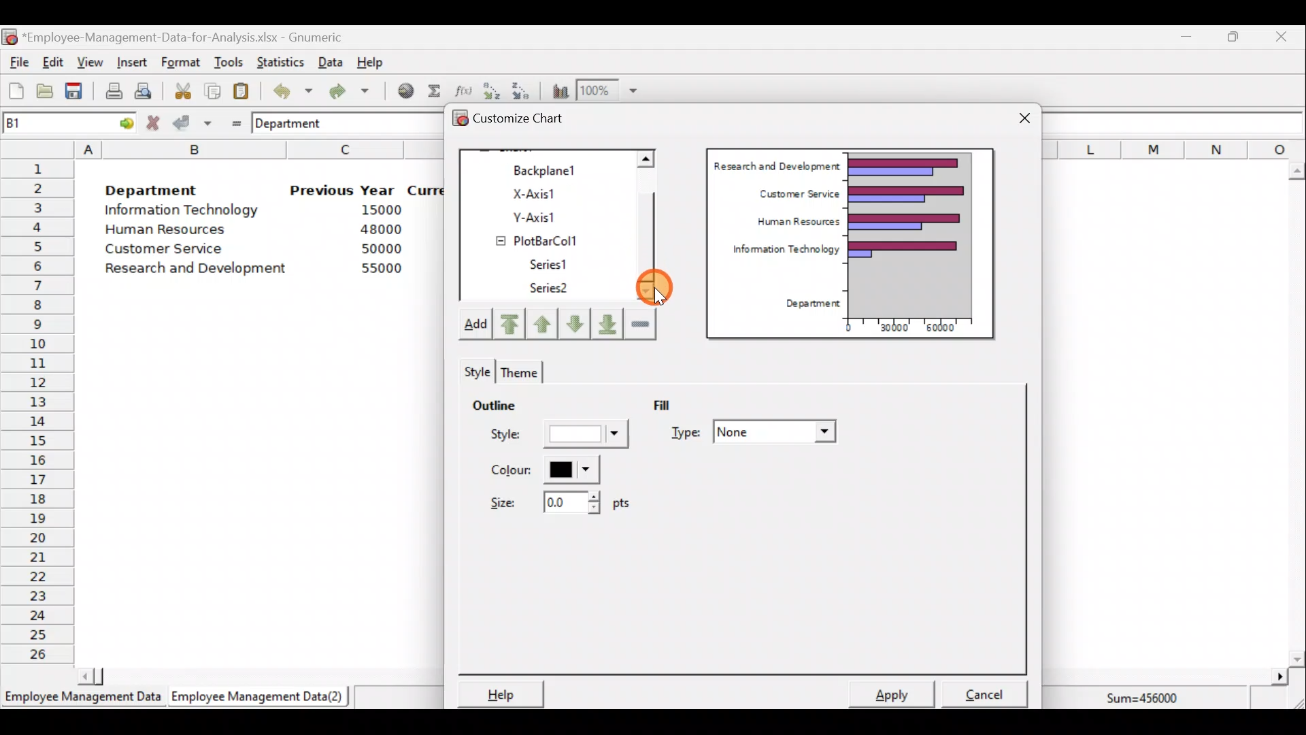 The image size is (1306, 735). I want to click on Statistics, so click(278, 61).